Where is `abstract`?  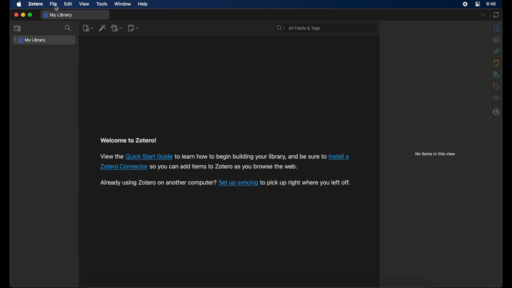 abstract is located at coordinates (496, 40).